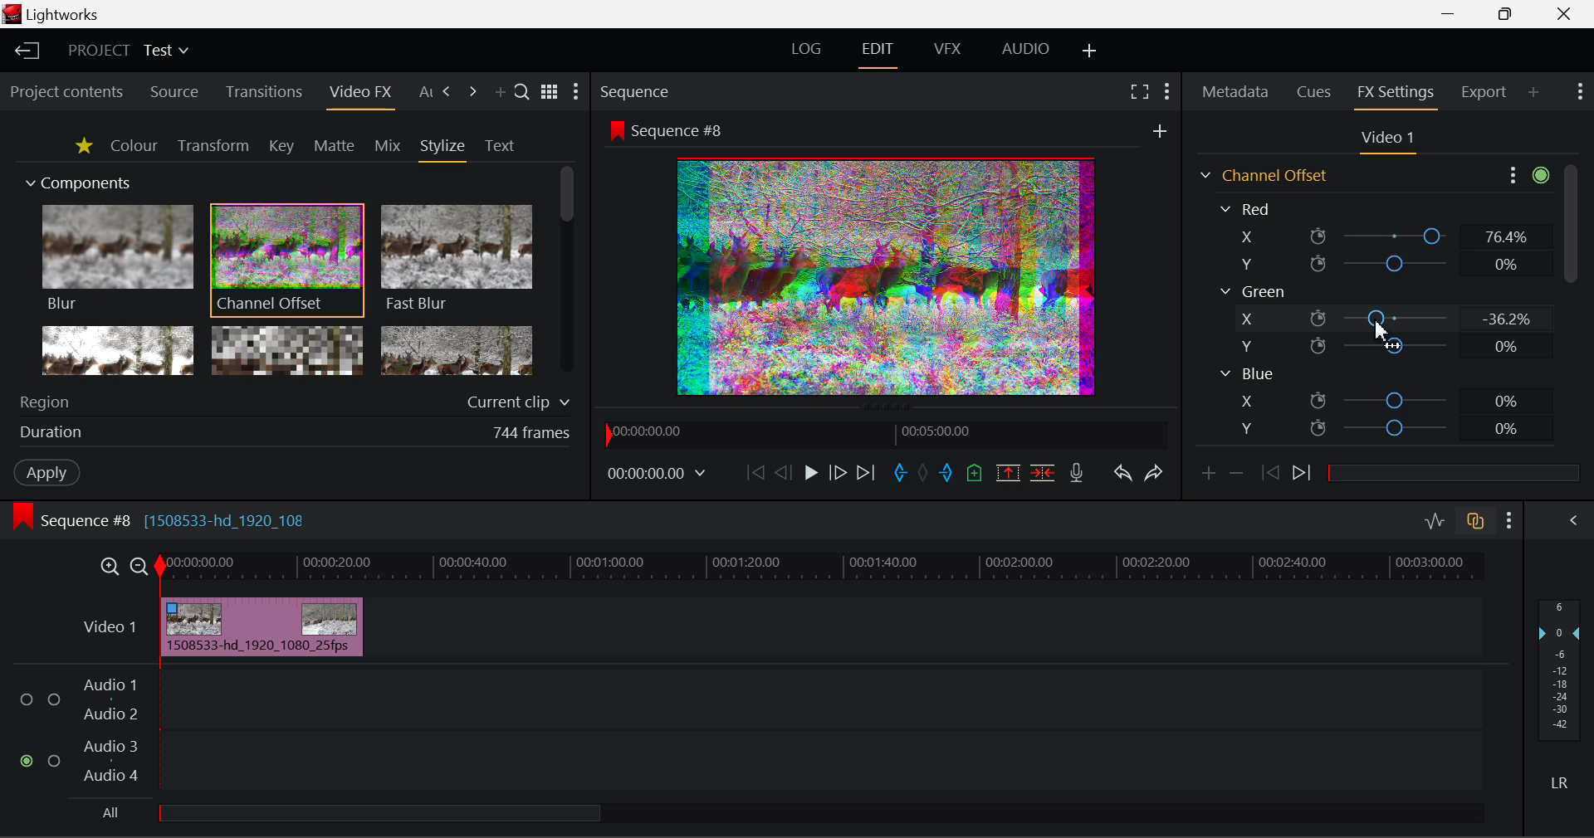  What do you see at coordinates (755, 471) in the screenshot?
I see `To Start` at bounding box center [755, 471].